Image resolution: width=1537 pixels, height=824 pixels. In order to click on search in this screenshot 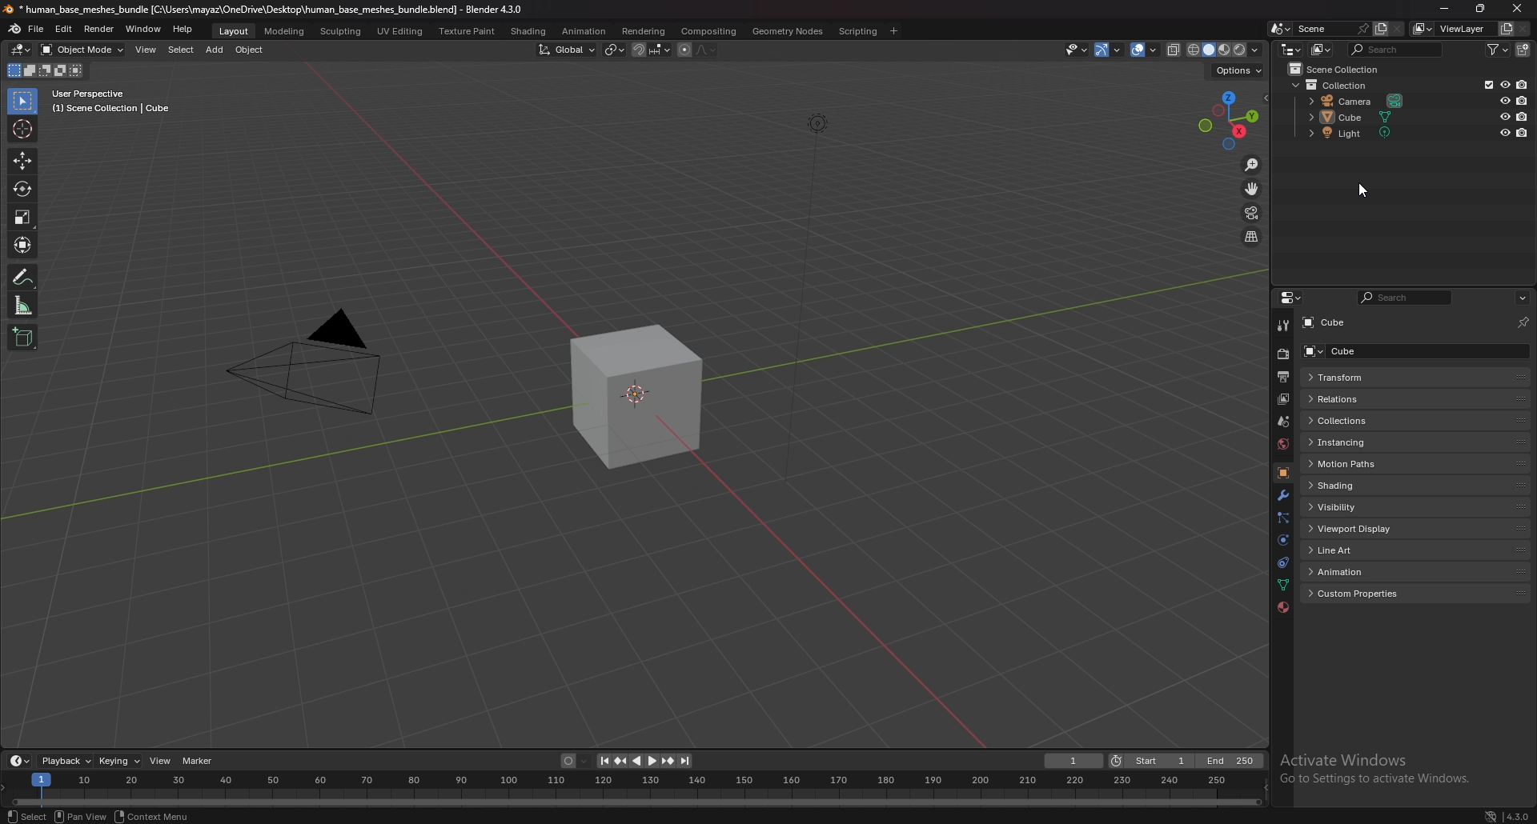, I will do `click(1403, 299)`.